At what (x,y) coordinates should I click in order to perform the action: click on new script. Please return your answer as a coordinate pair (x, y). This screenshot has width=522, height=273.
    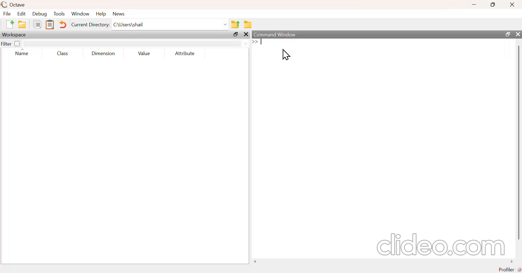
    Looking at the image, I should click on (8, 24).